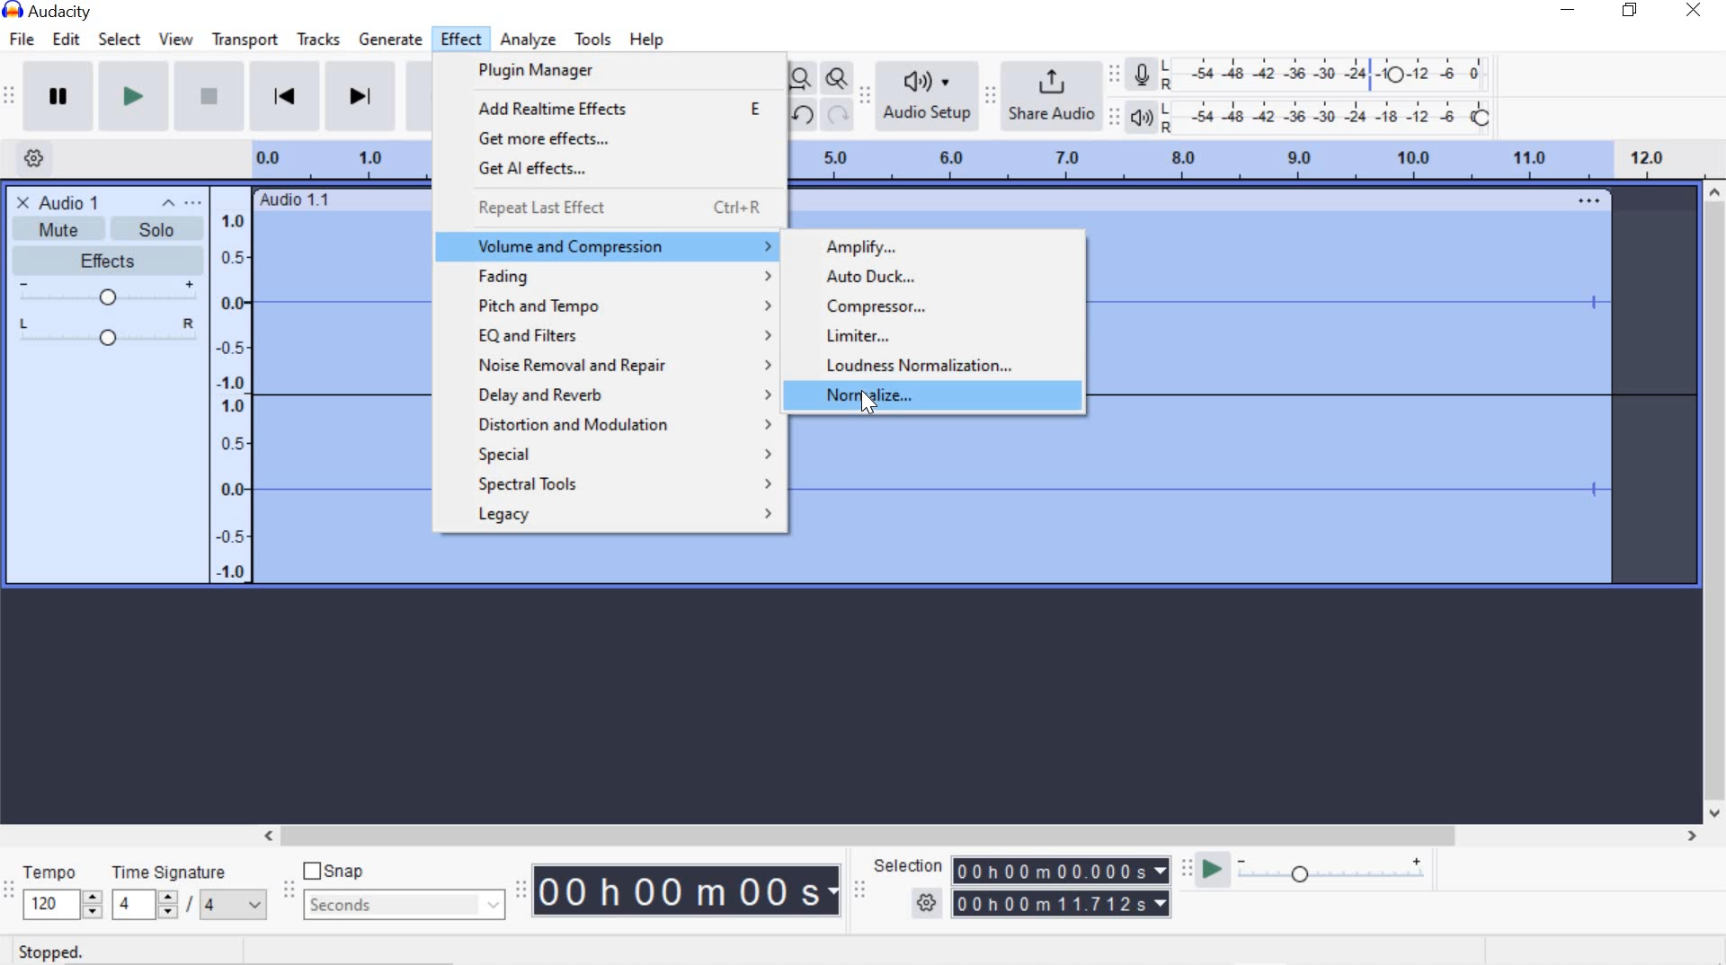 This screenshot has height=965, width=1726. Describe the element at coordinates (106, 334) in the screenshot. I see `Pan` at that location.